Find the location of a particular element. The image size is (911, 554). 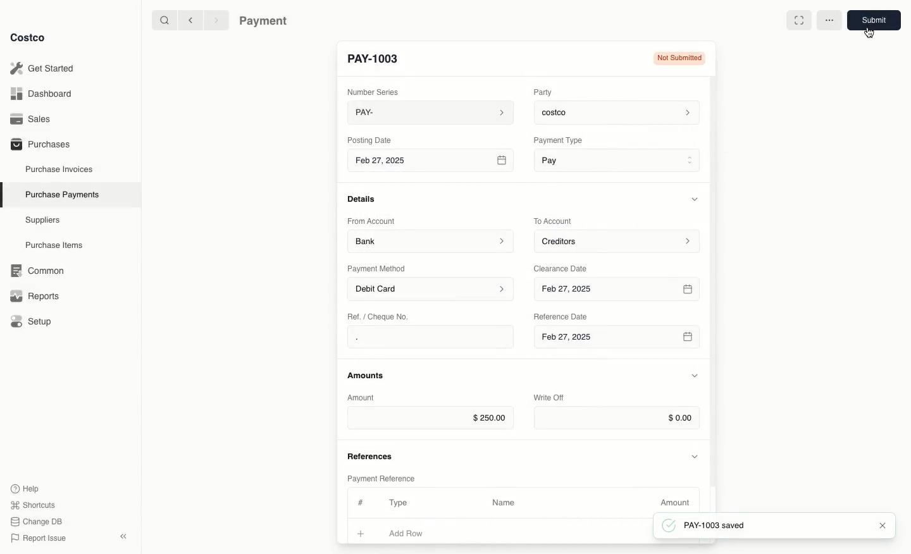

PAY-1003 saved is located at coordinates (716, 526).